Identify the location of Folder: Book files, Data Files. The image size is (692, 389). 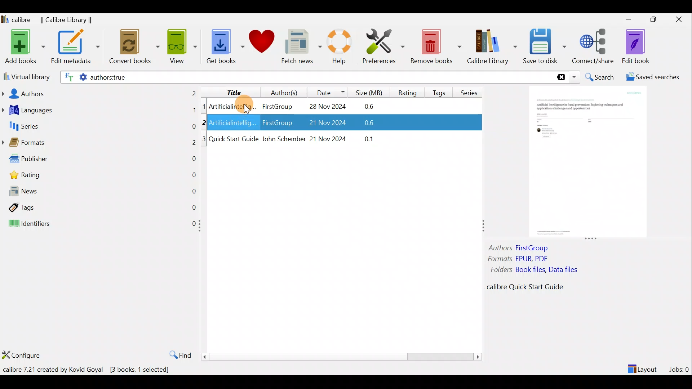
(537, 270).